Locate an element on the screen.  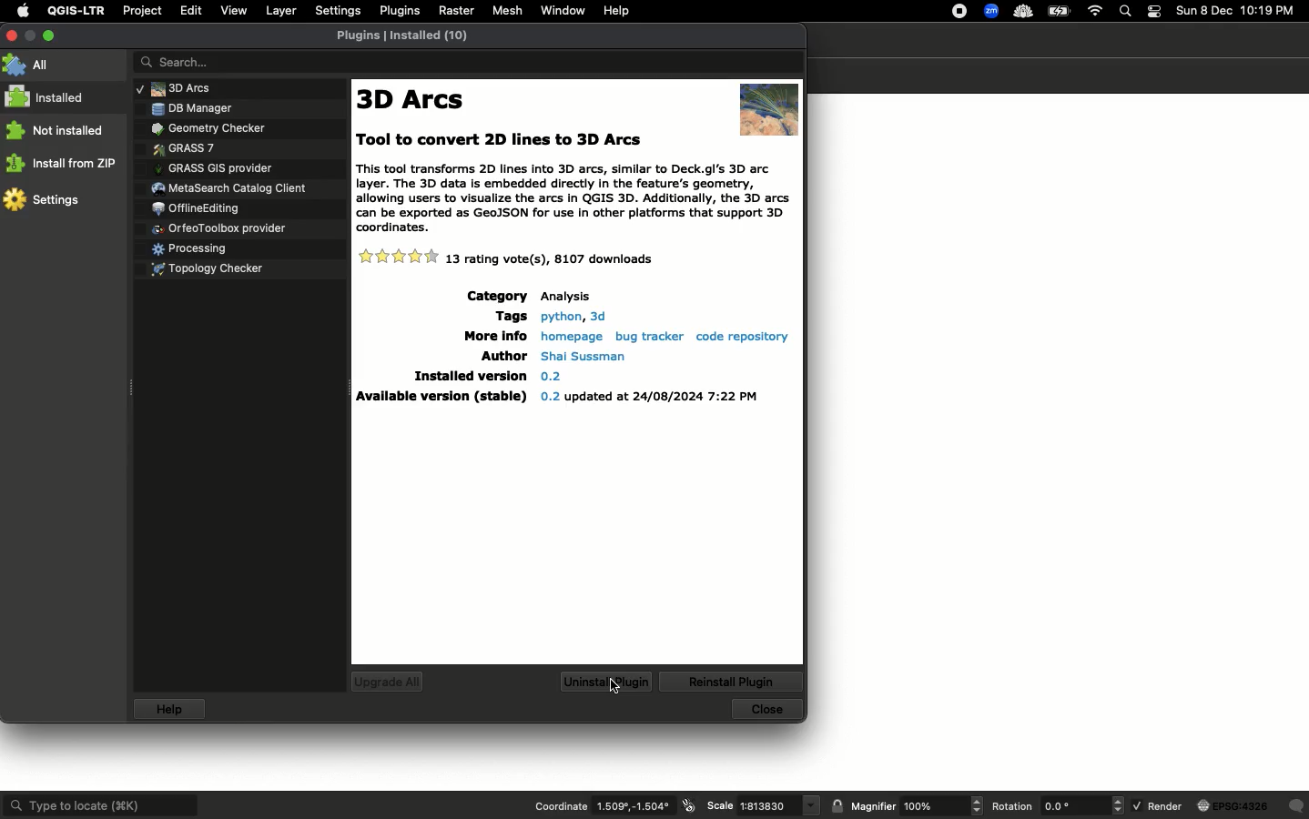
Coordinate is located at coordinates (614, 806).